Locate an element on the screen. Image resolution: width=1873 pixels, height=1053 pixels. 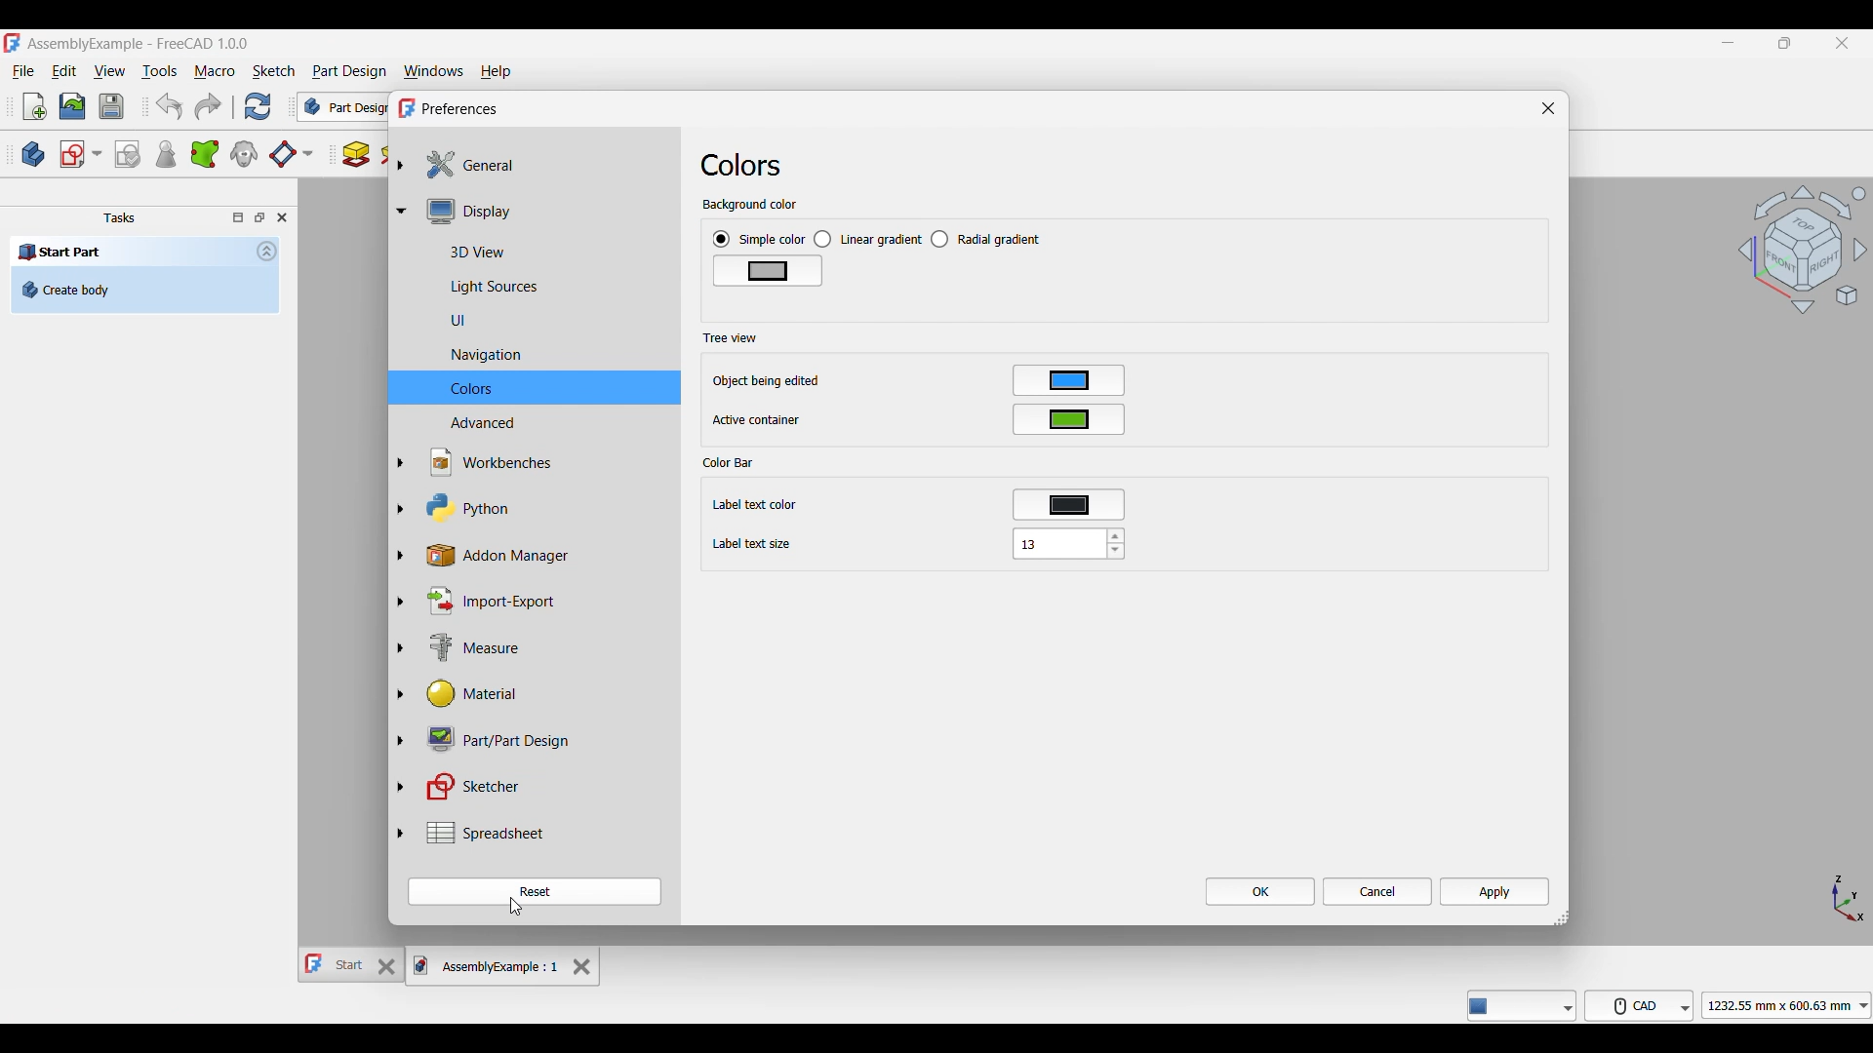
Collapse is located at coordinates (267, 251).